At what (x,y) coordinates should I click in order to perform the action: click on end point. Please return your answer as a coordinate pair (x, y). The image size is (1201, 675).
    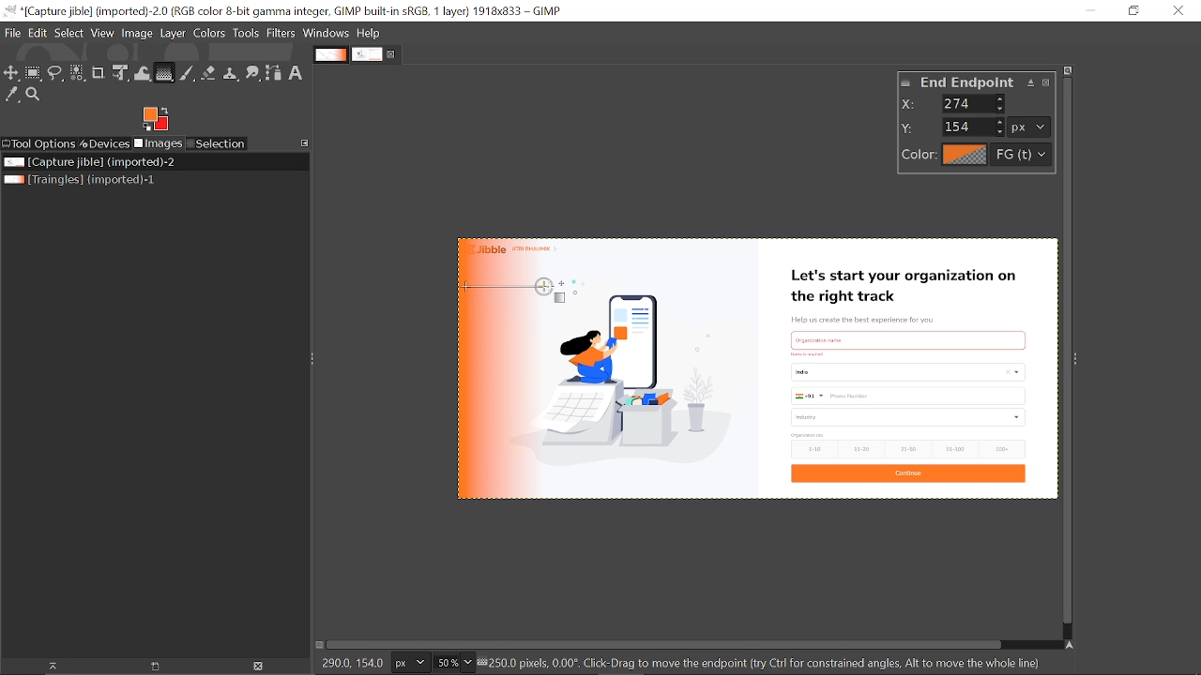
    Looking at the image, I should click on (980, 83).